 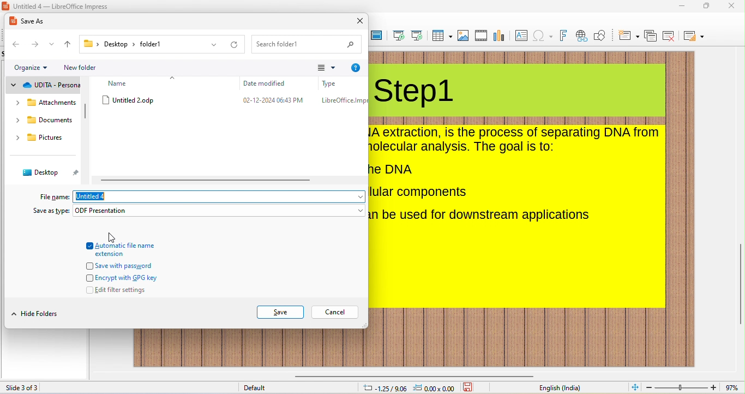 What do you see at coordinates (740, 280) in the screenshot?
I see `vertical scroll` at bounding box center [740, 280].